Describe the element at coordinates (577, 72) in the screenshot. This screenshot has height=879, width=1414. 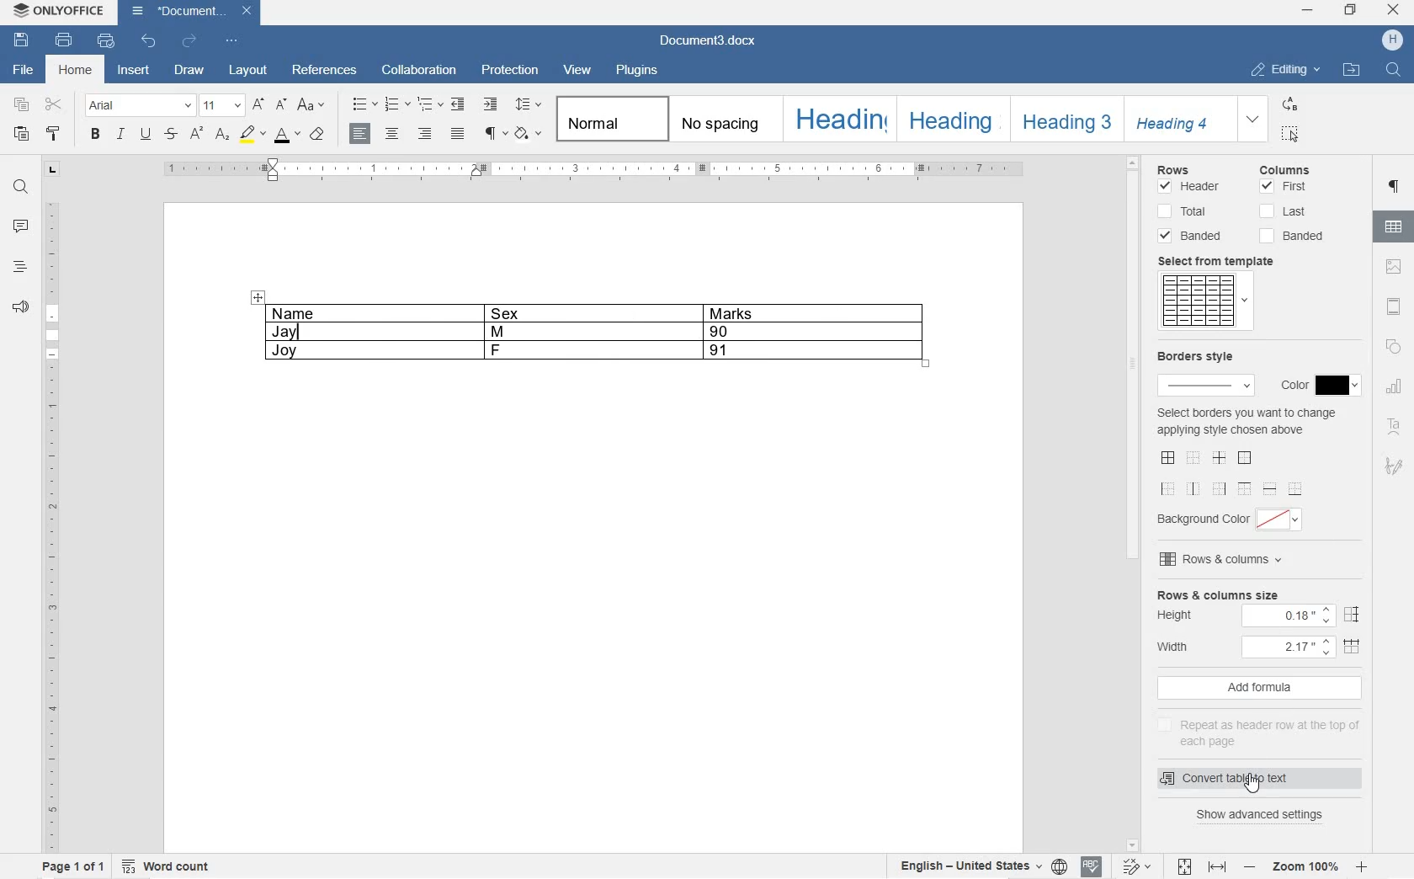
I see `VIEW` at that location.